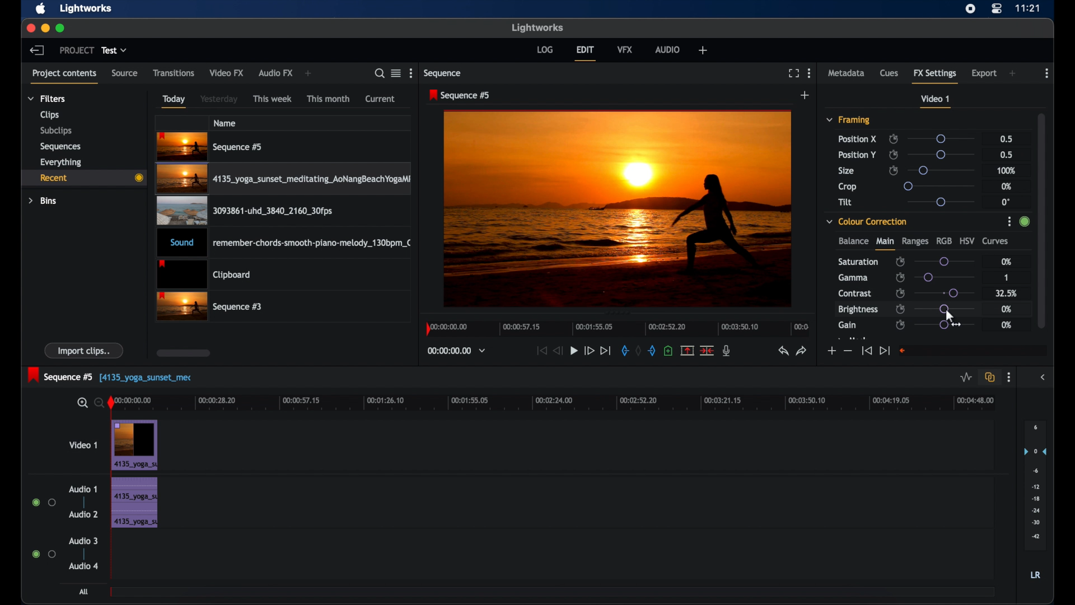  What do you see at coordinates (1007, 309) in the screenshot?
I see `0%` at bounding box center [1007, 309].